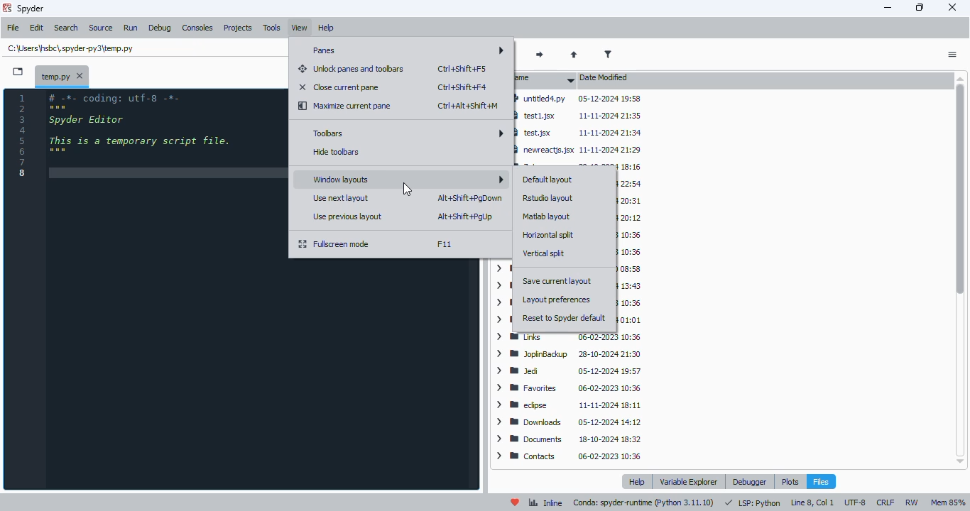 Image resolution: width=970 pixels, height=511 pixels. What do you see at coordinates (885, 502) in the screenshot?
I see `CRLF` at bounding box center [885, 502].